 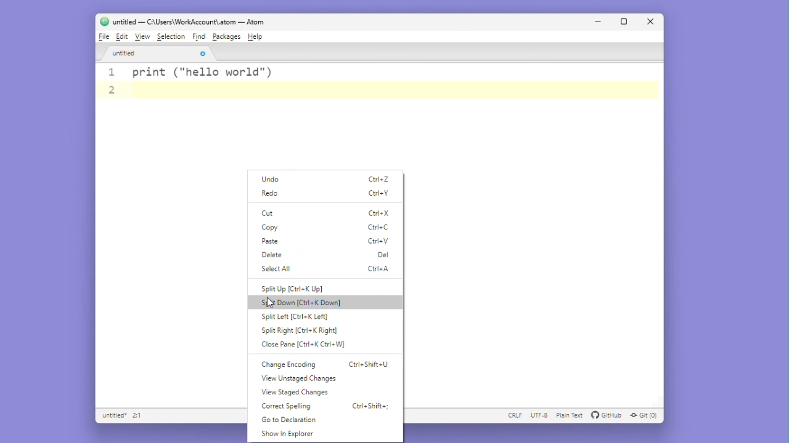 What do you see at coordinates (570, 416) in the screenshot?
I see `plain text` at bounding box center [570, 416].